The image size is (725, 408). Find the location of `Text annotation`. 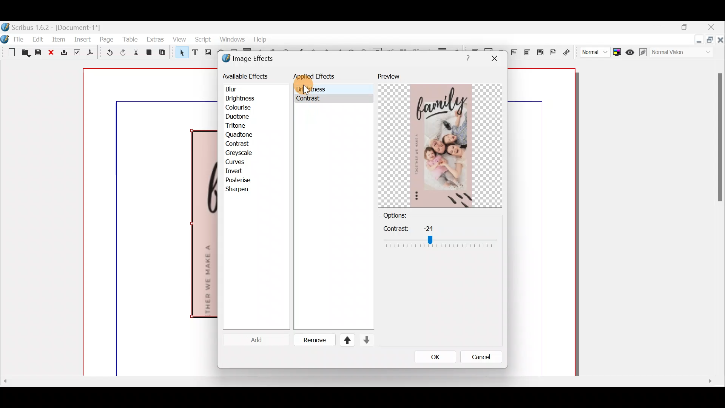

Text annotation is located at coordinates (552, 51).